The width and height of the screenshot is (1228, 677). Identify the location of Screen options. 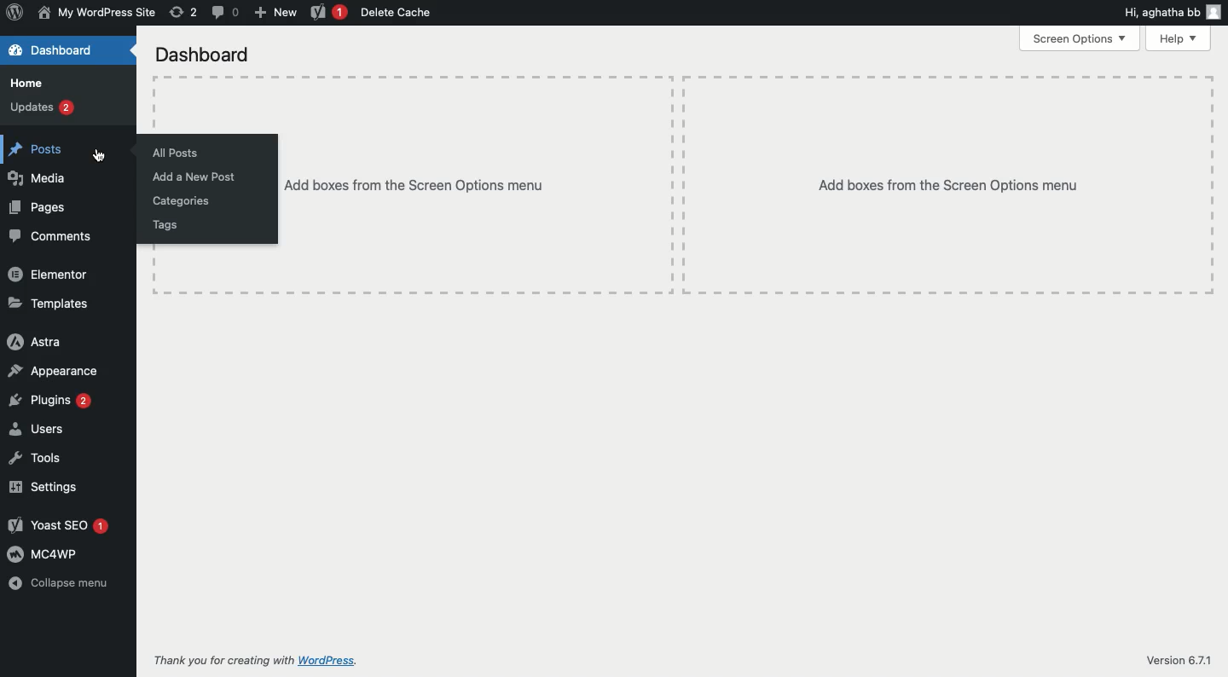
(1079, 39).